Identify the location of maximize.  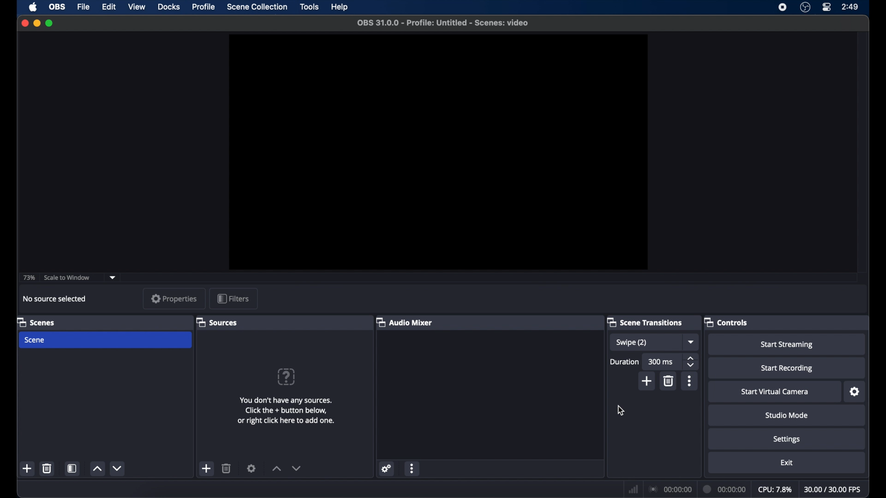
(50, 24).